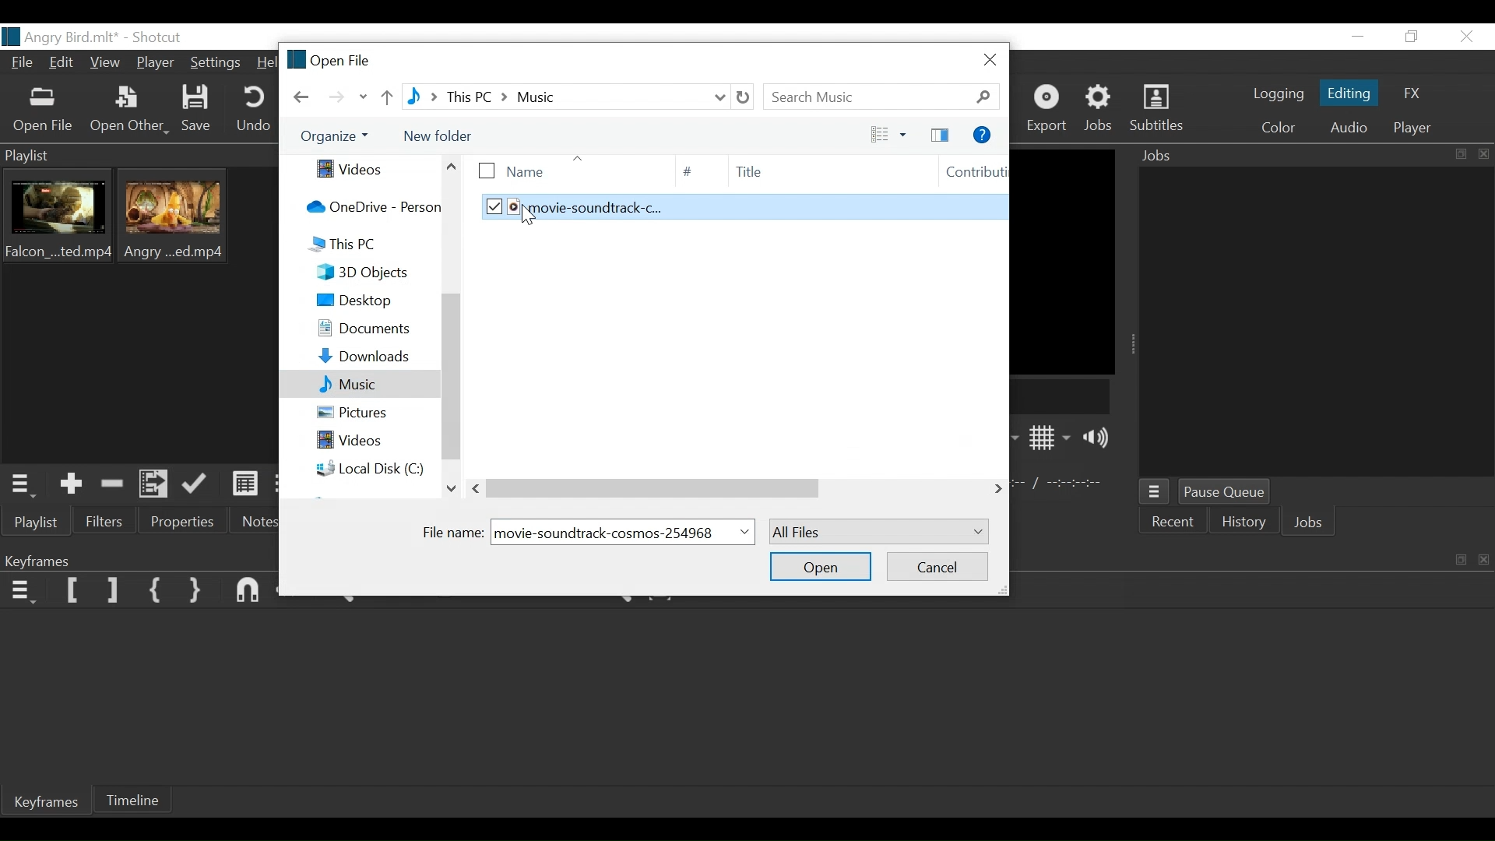 The height and width of the screenshot is (841, 1495). Describe the element at coordinates (877, 532) in the screenshot. I see `Select type of file` at that location.